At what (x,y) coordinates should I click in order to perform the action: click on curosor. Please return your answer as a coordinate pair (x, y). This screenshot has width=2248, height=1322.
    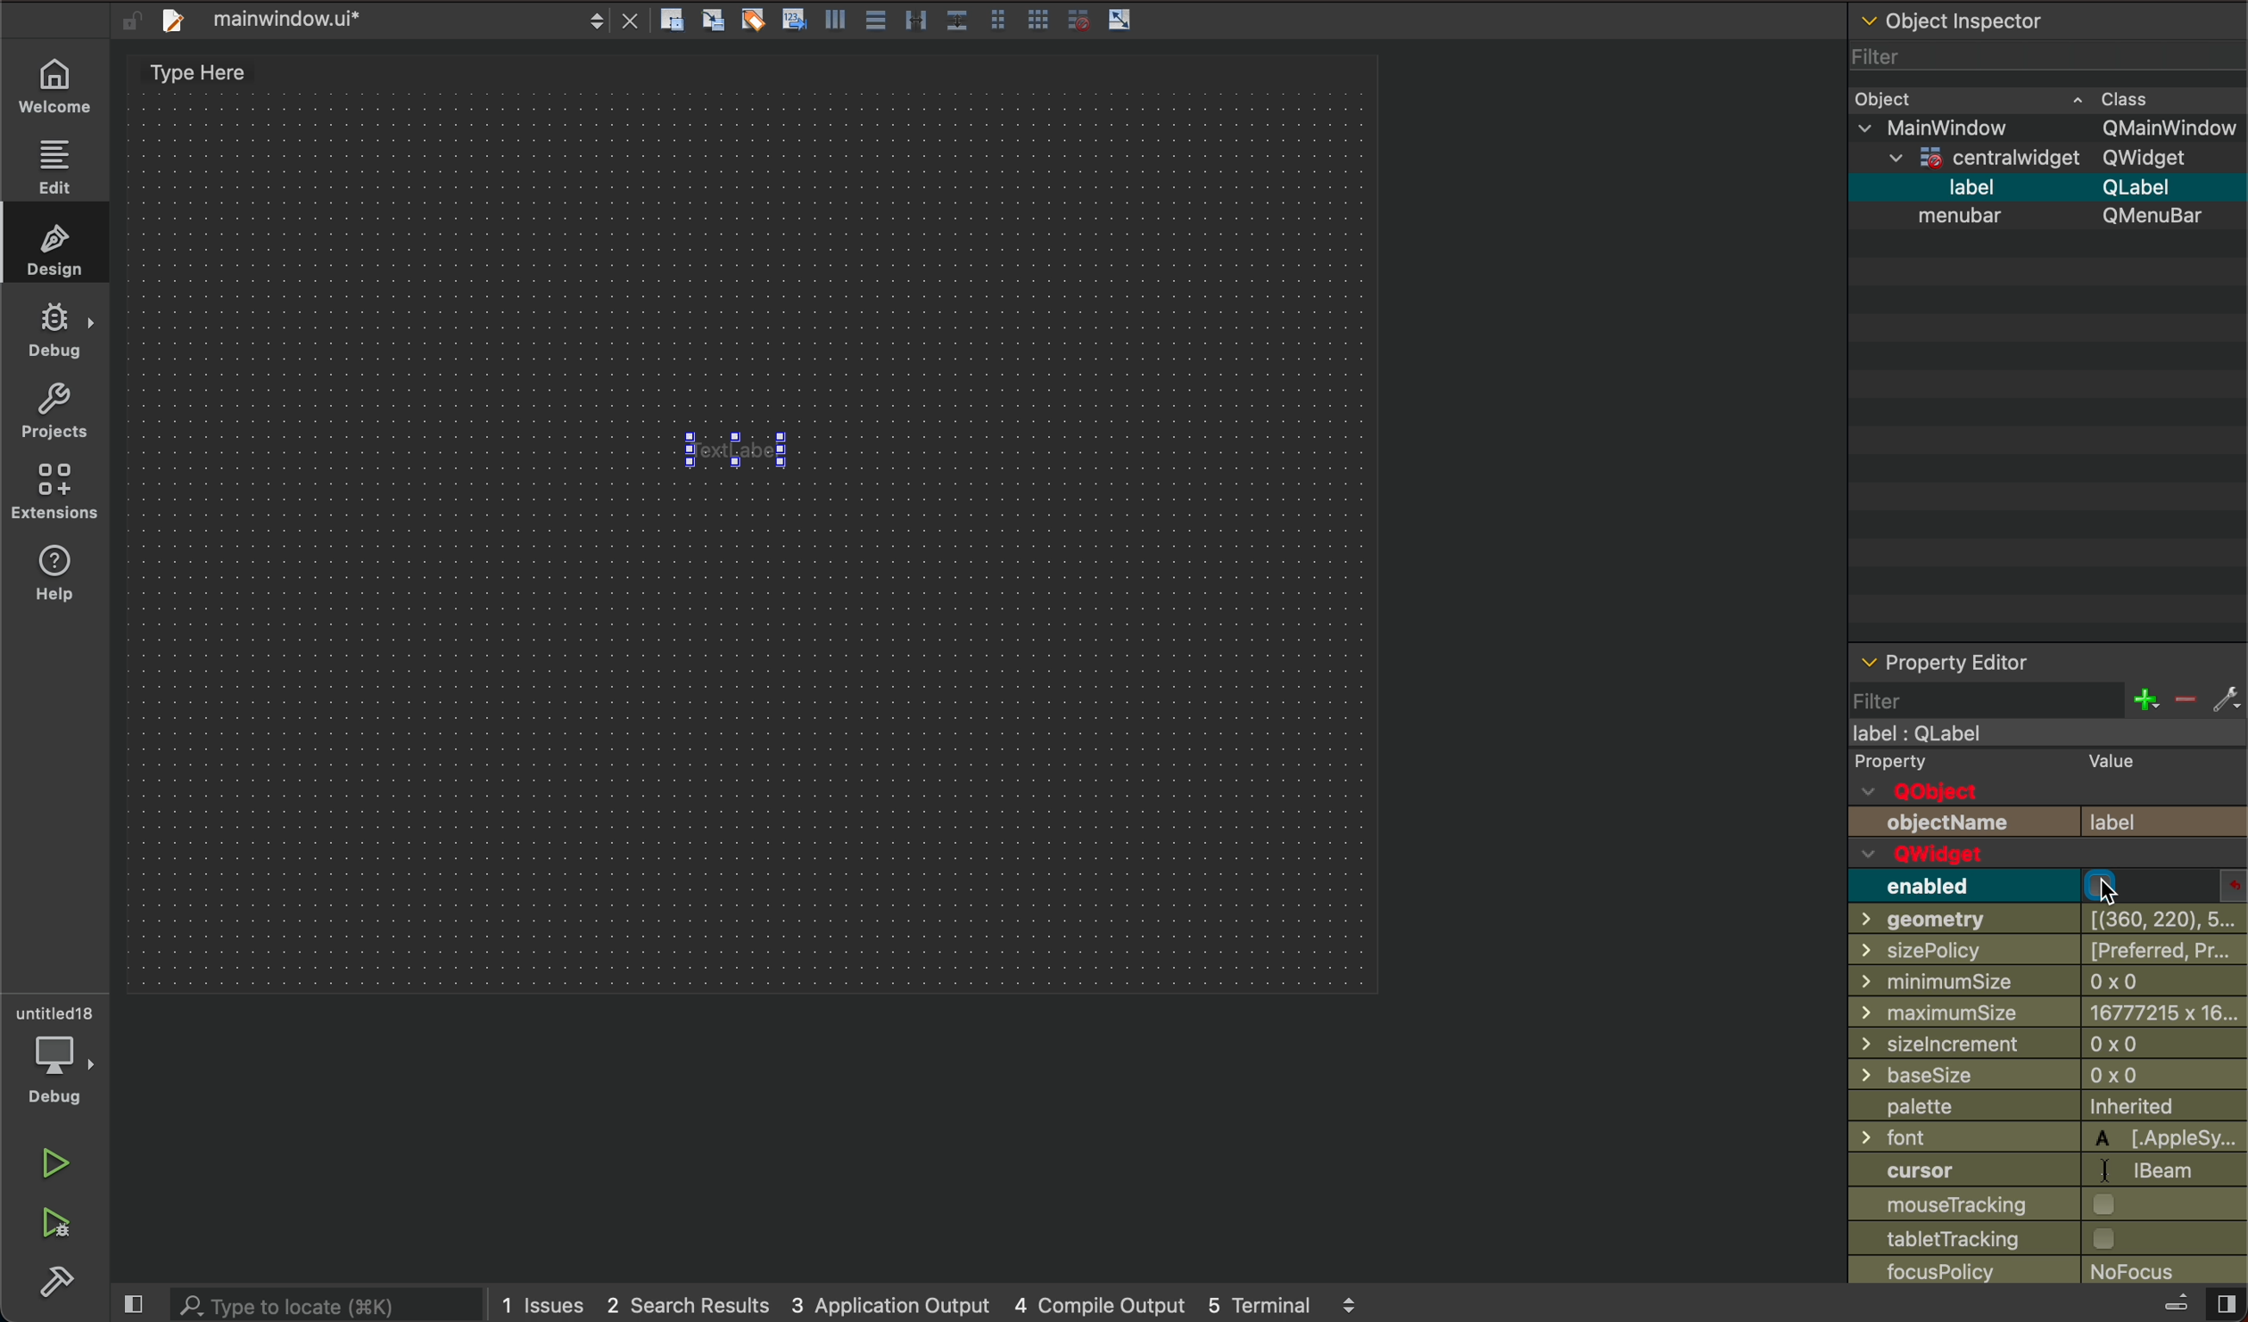
    Looking at the image, I should click on (1947, 1169).